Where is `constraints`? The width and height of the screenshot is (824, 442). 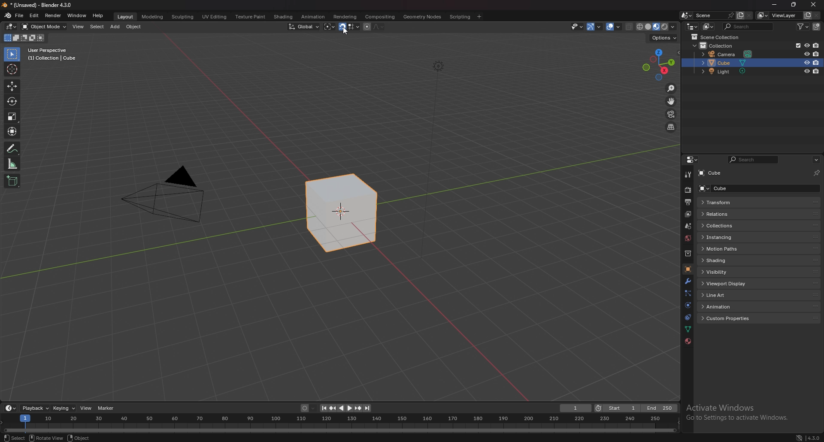
constraints is located at coordinates (688, 317).